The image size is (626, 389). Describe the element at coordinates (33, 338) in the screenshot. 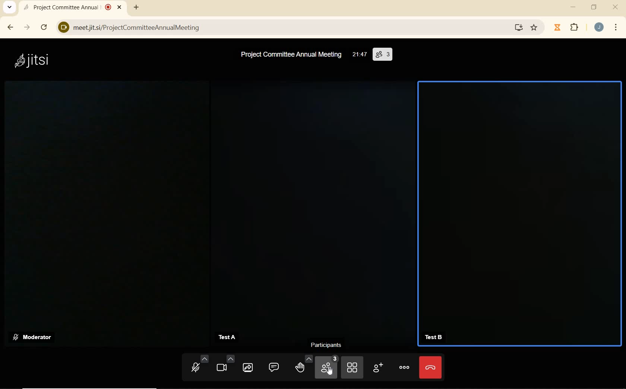

I see `Moderator` at that location.